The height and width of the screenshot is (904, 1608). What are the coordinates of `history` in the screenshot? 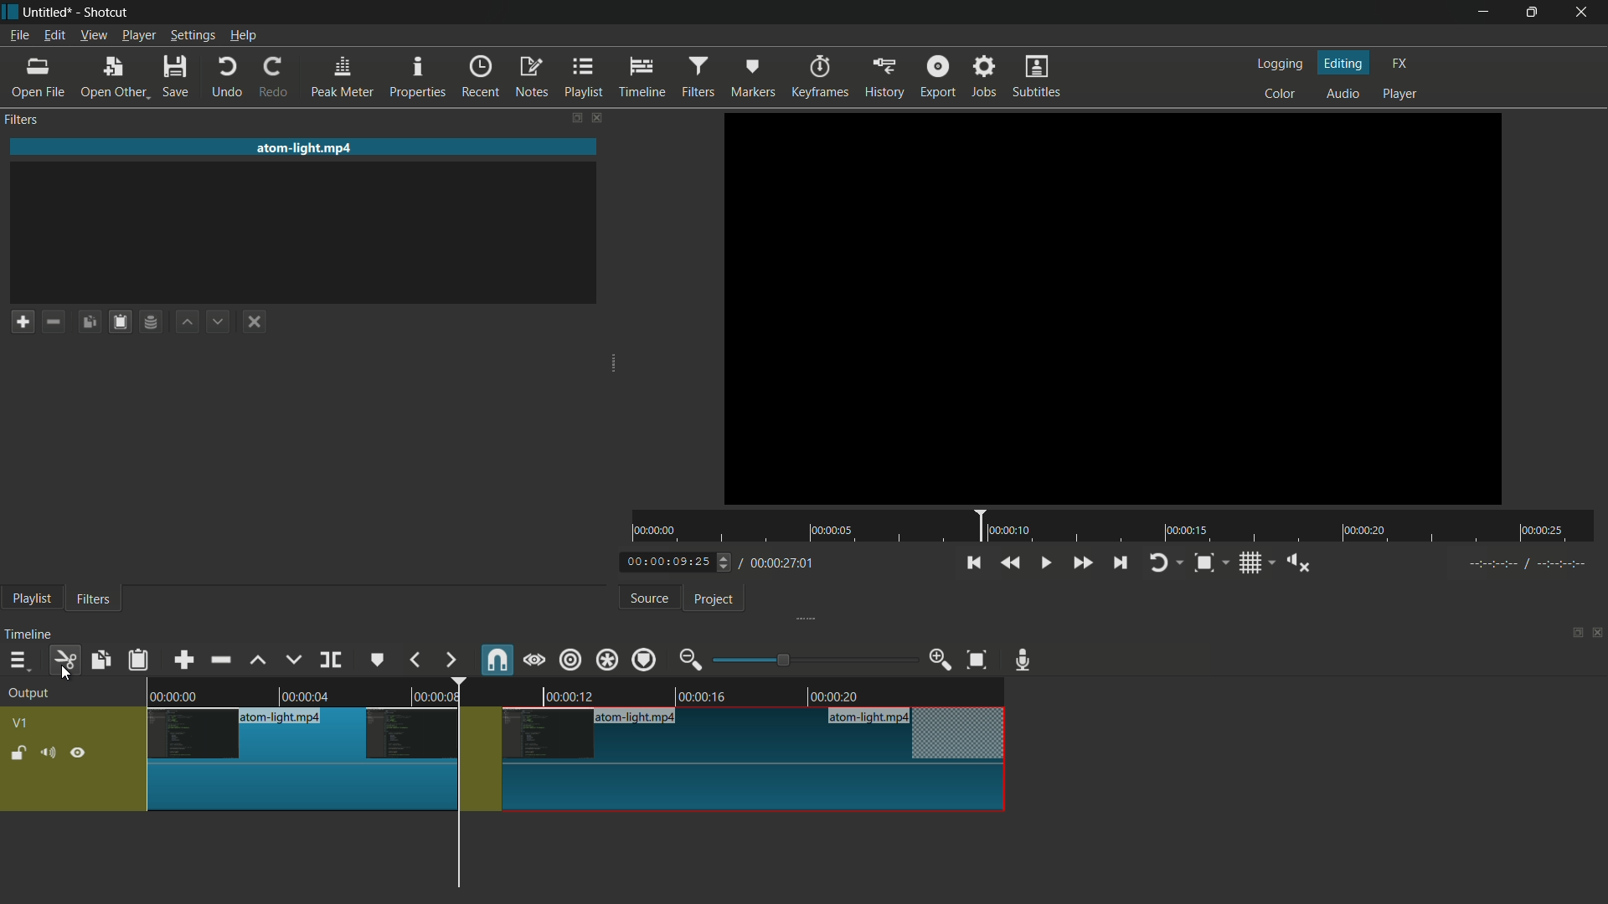 It's located at (882, 78).